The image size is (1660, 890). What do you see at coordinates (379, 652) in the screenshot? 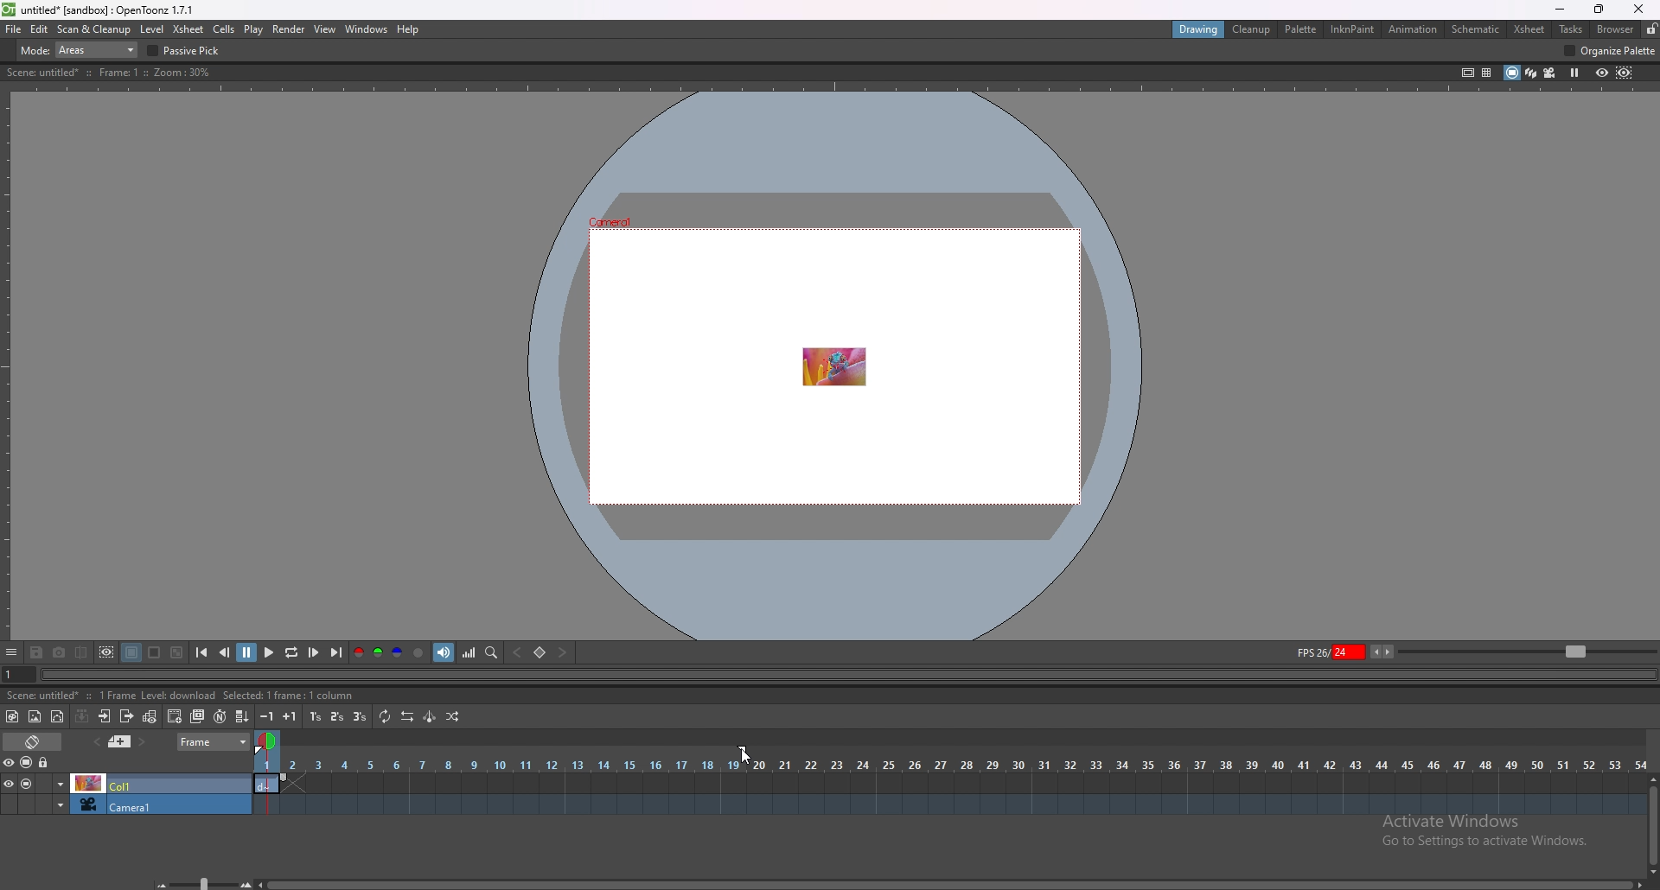
I see `green channel` at bounding box center [379, 652].